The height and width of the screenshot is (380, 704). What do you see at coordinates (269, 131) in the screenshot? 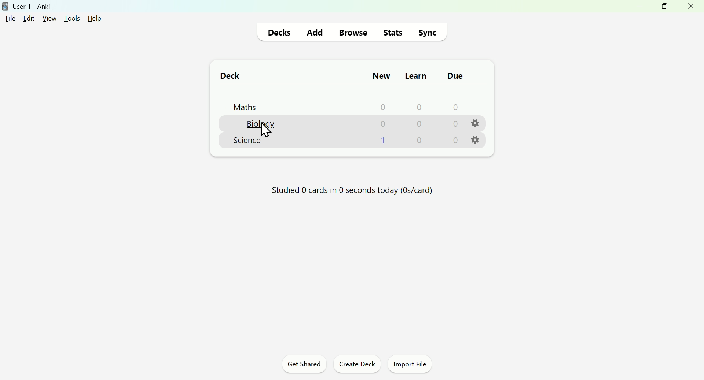
I see `Cursor` at bounding box center [269, 131].